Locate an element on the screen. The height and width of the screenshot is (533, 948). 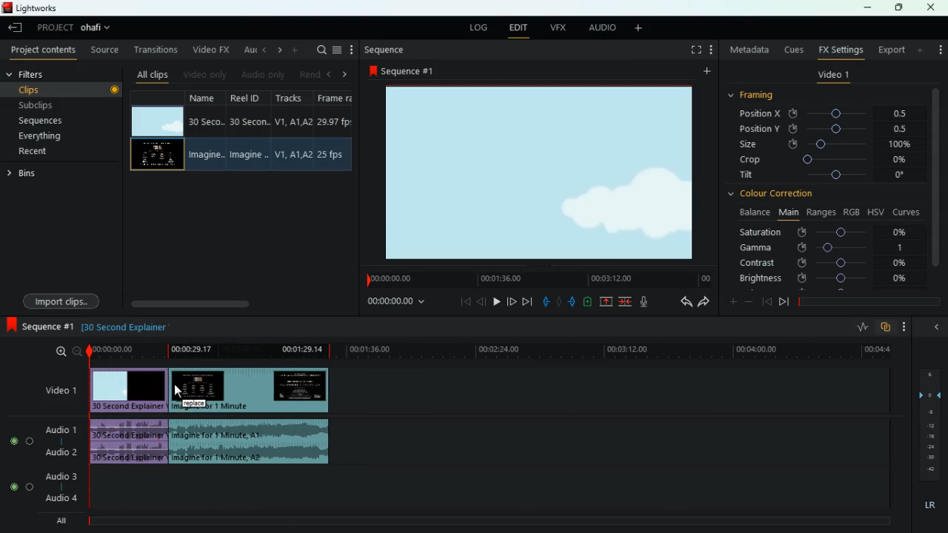
time frame is located at coordinates (869, 302).